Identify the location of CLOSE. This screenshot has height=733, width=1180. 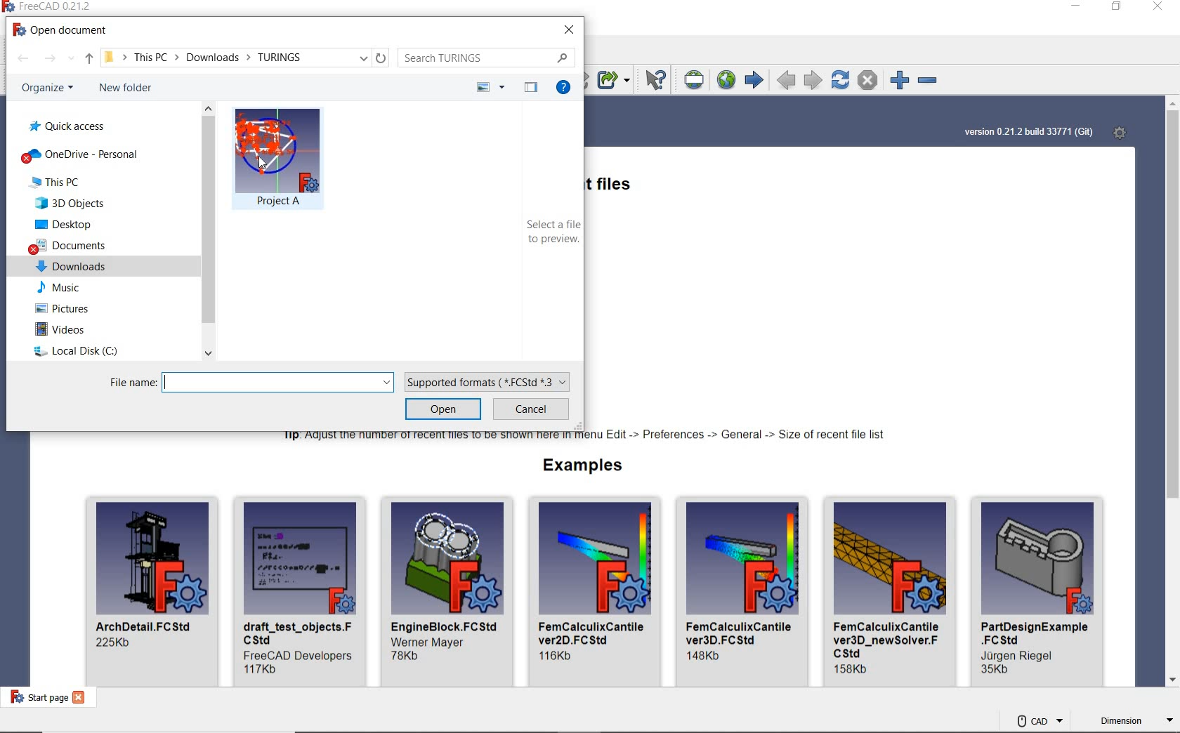
(570, 30).